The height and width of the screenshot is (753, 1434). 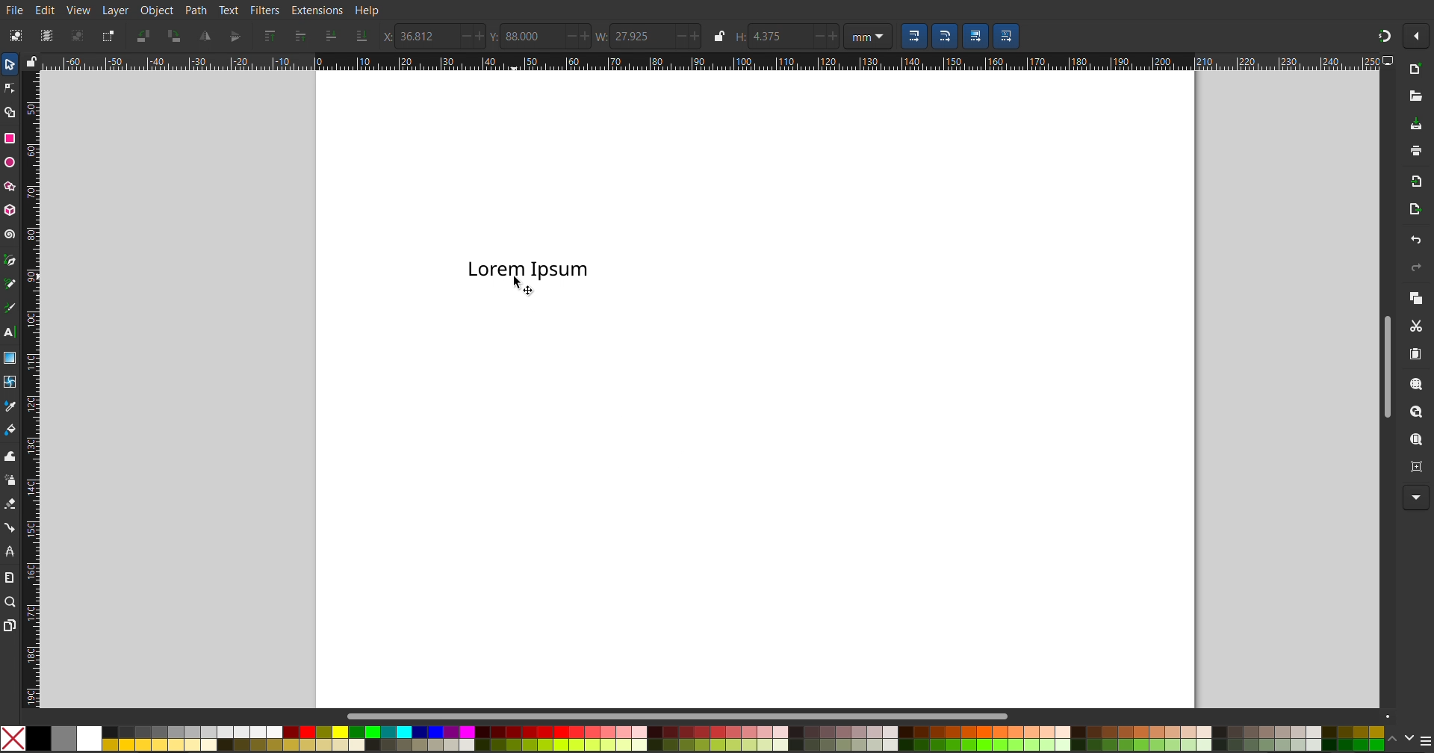 What do you see at coordinates (1415, 152) in the screenshot?
I see `Print` at bounding box center [1415, 152].